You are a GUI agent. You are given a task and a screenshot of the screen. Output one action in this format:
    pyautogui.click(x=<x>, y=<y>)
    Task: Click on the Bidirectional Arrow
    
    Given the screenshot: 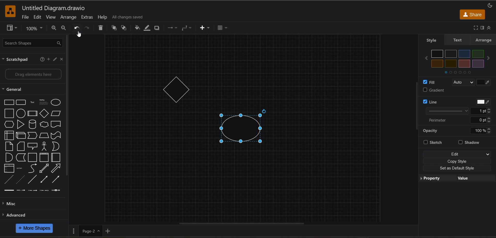 What is the action you would take?
    pyautogui.click(x=45, y=168)
    